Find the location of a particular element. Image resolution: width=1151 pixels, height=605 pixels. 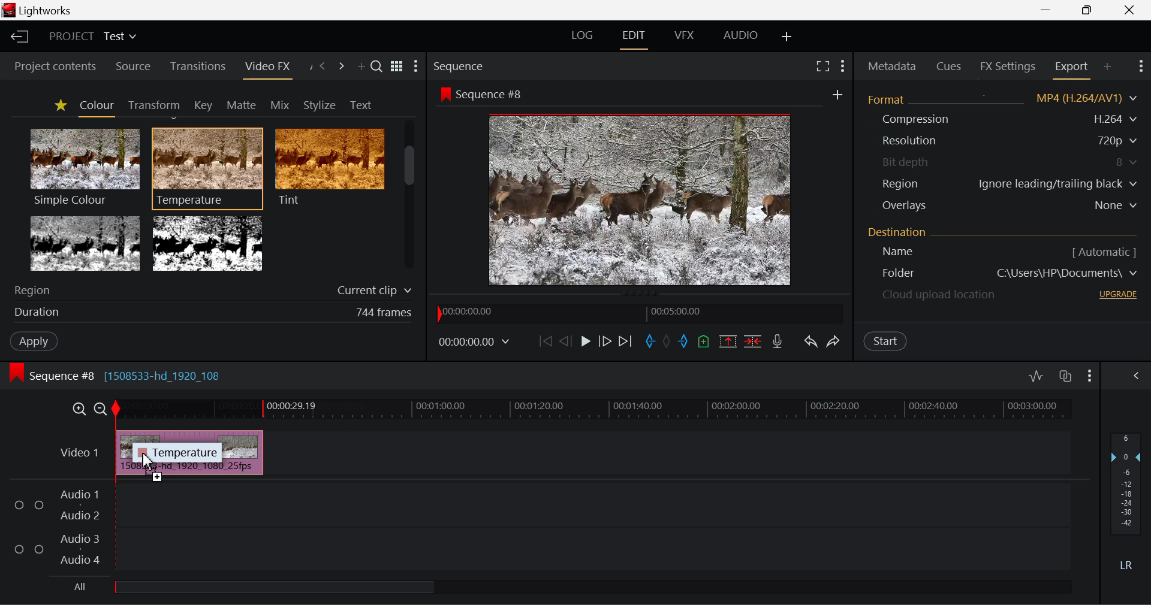

Previous Panel is located at coordinates (324, 68).